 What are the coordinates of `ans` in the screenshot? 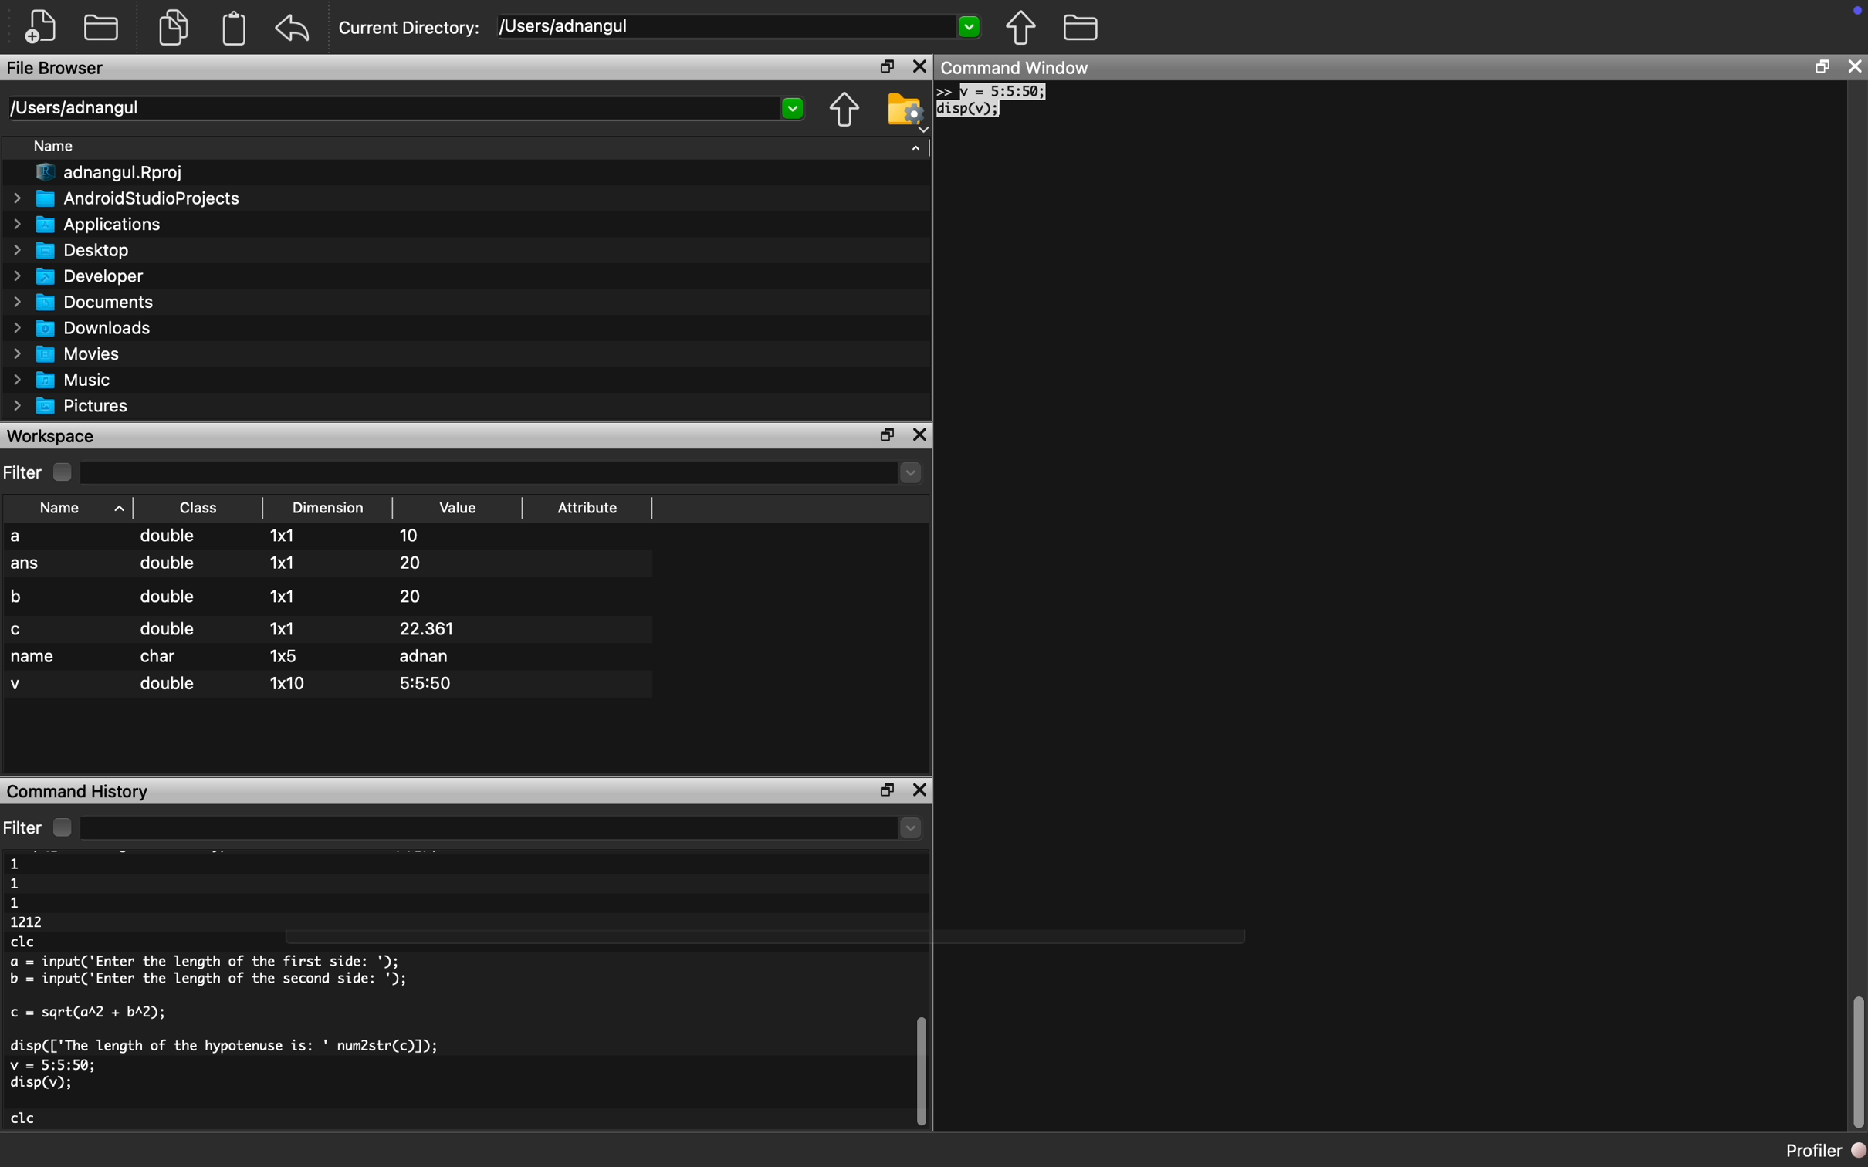 It's located at (29, 566).